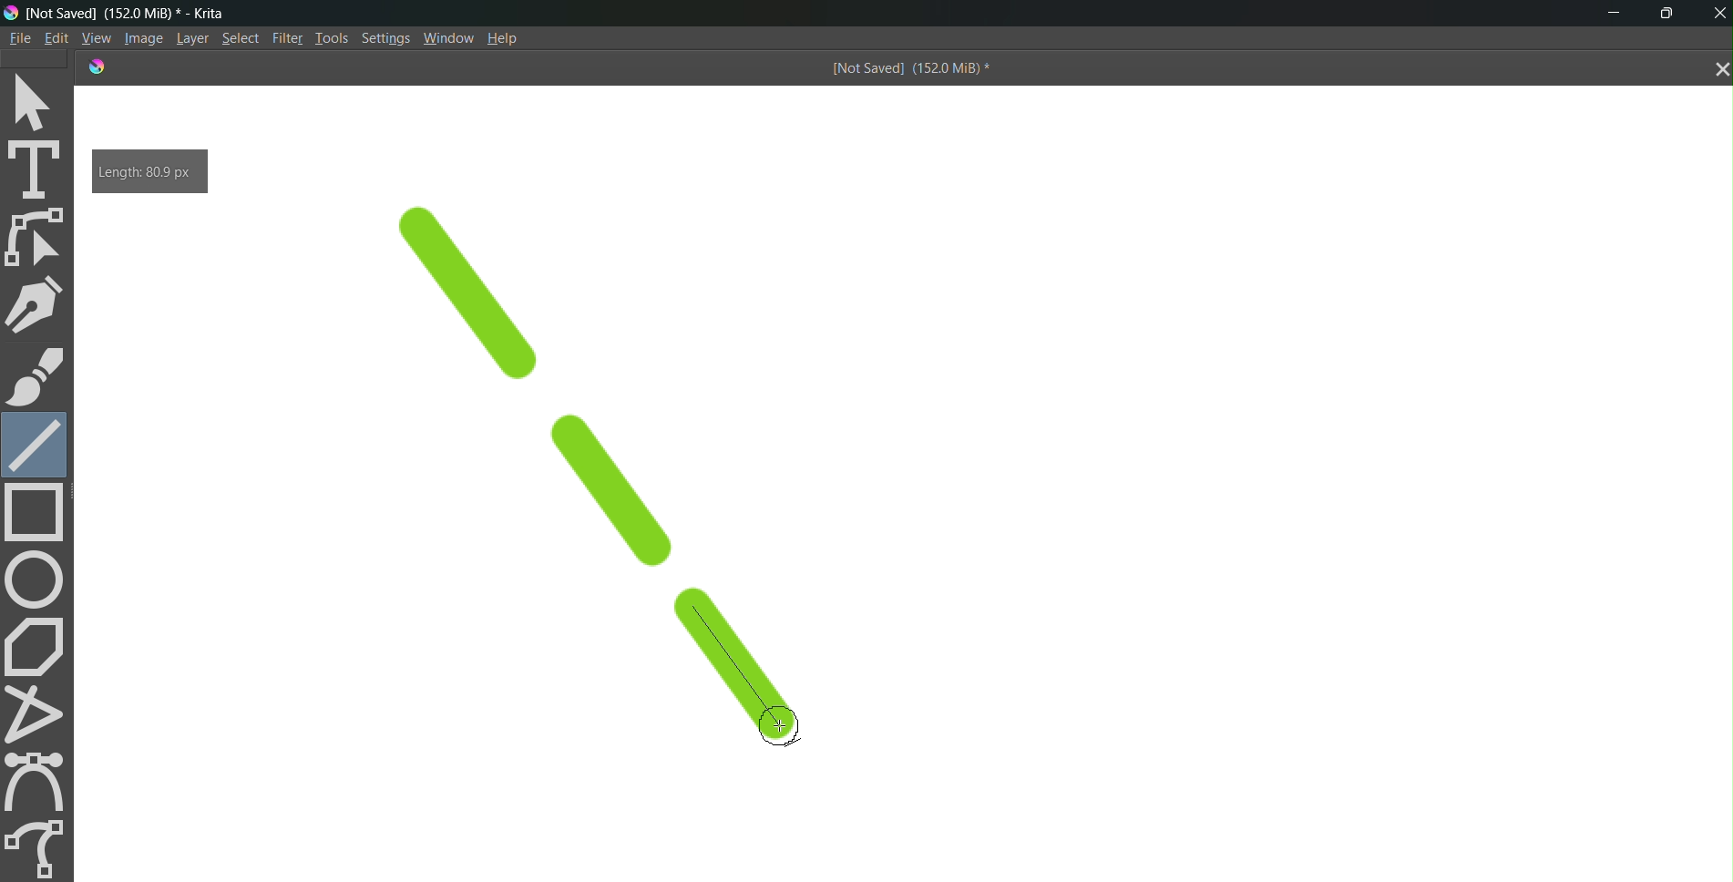 This screenshot has width=1733, height=882. What do you see at coordinates (908, 70) in the screenshot?
I see `[Not Saved] (151.9 MiB) *` at bounding box center [908, 70].